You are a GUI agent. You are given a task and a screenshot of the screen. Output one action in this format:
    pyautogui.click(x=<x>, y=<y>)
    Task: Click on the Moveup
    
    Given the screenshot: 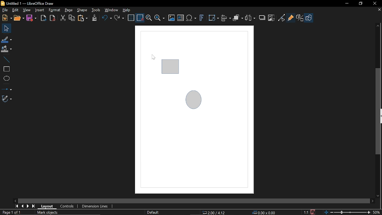 What is the action you would take?
    pyautogui.click(x=378, y=26)
    